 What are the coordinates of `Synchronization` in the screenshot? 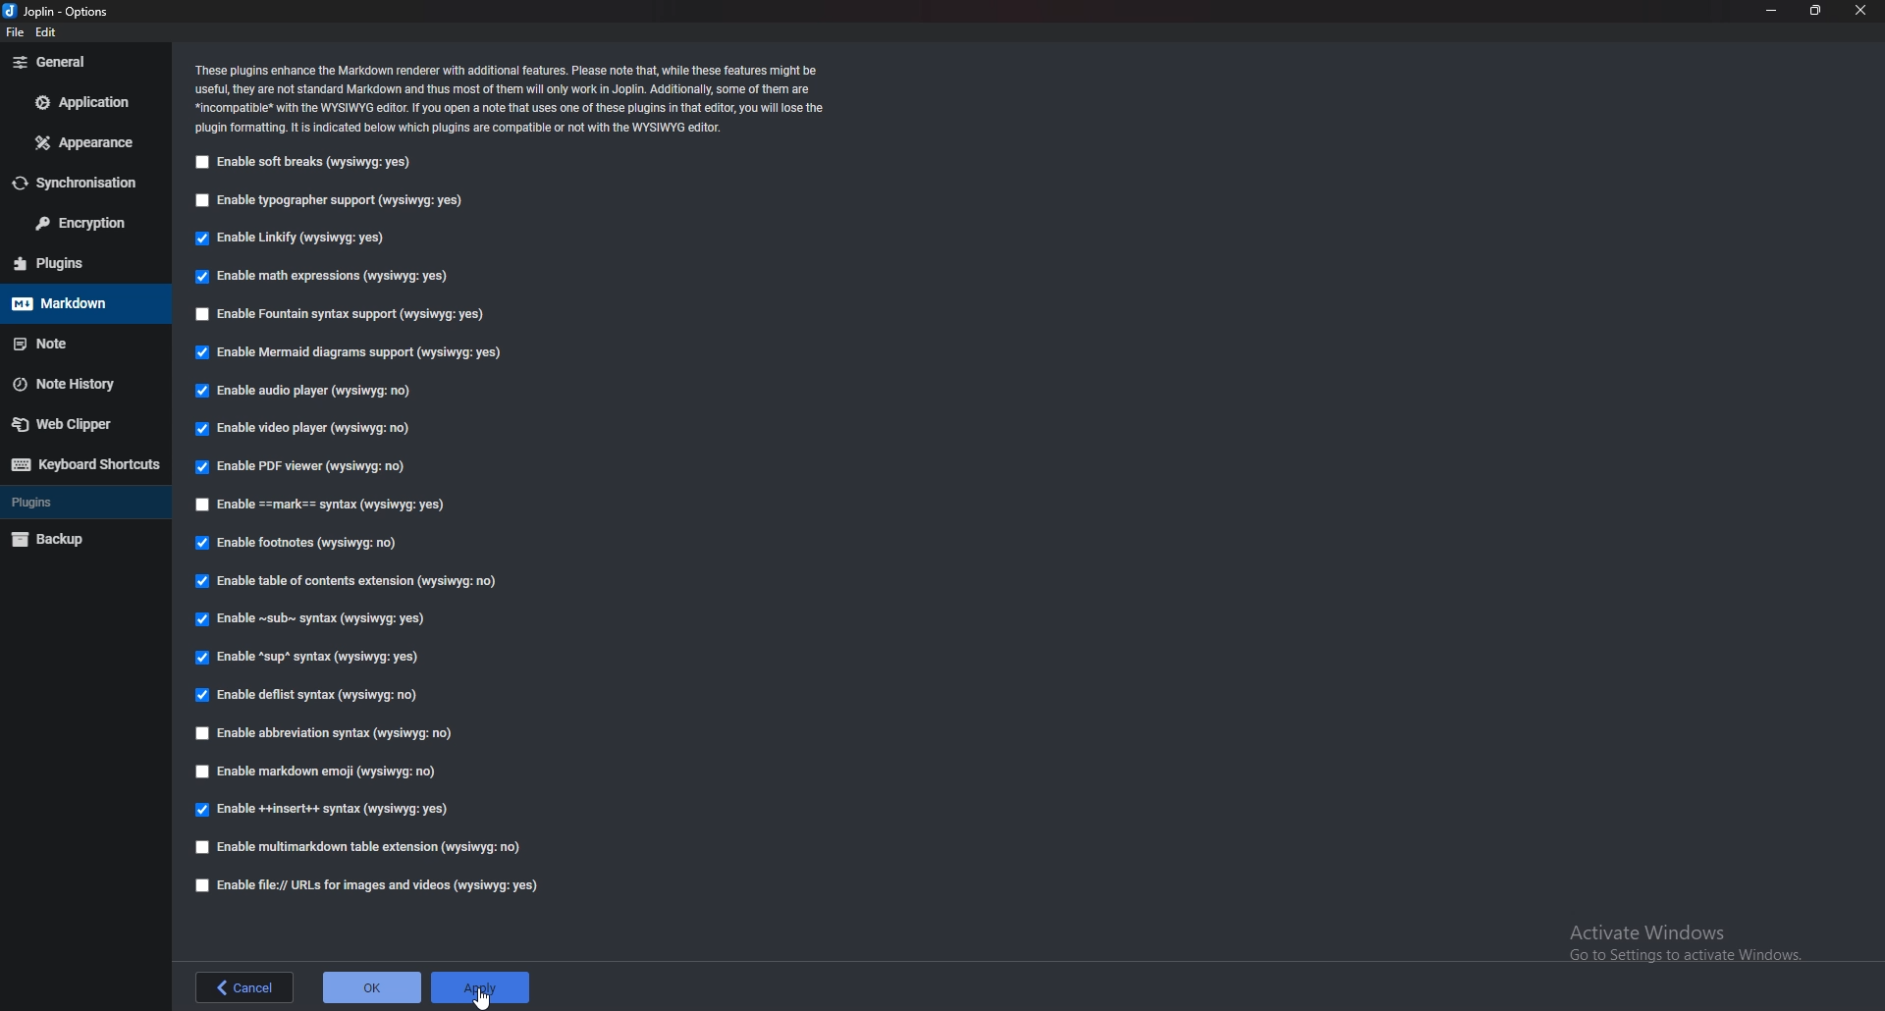 It's located at (83, 183).